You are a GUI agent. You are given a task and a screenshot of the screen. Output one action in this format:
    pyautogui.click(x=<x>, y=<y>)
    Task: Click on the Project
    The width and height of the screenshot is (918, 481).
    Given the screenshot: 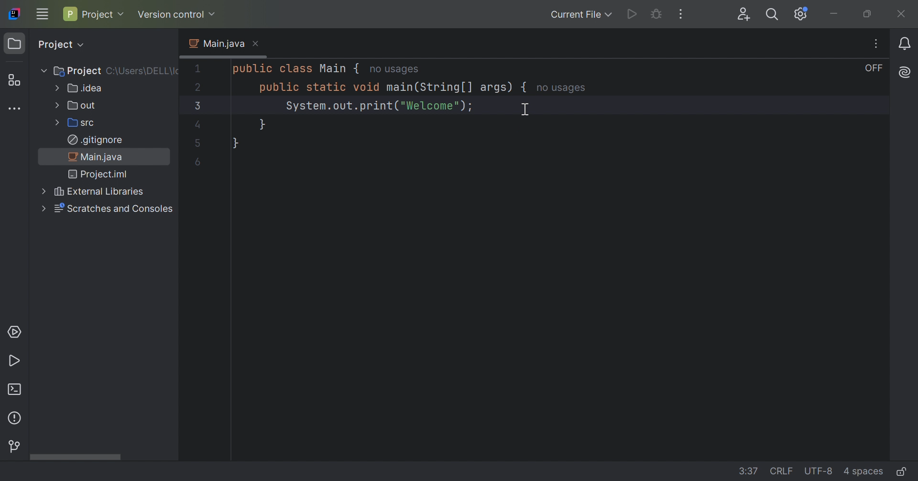 What is the action you would take?
    pyautogui.click(x=60, y=44)
    